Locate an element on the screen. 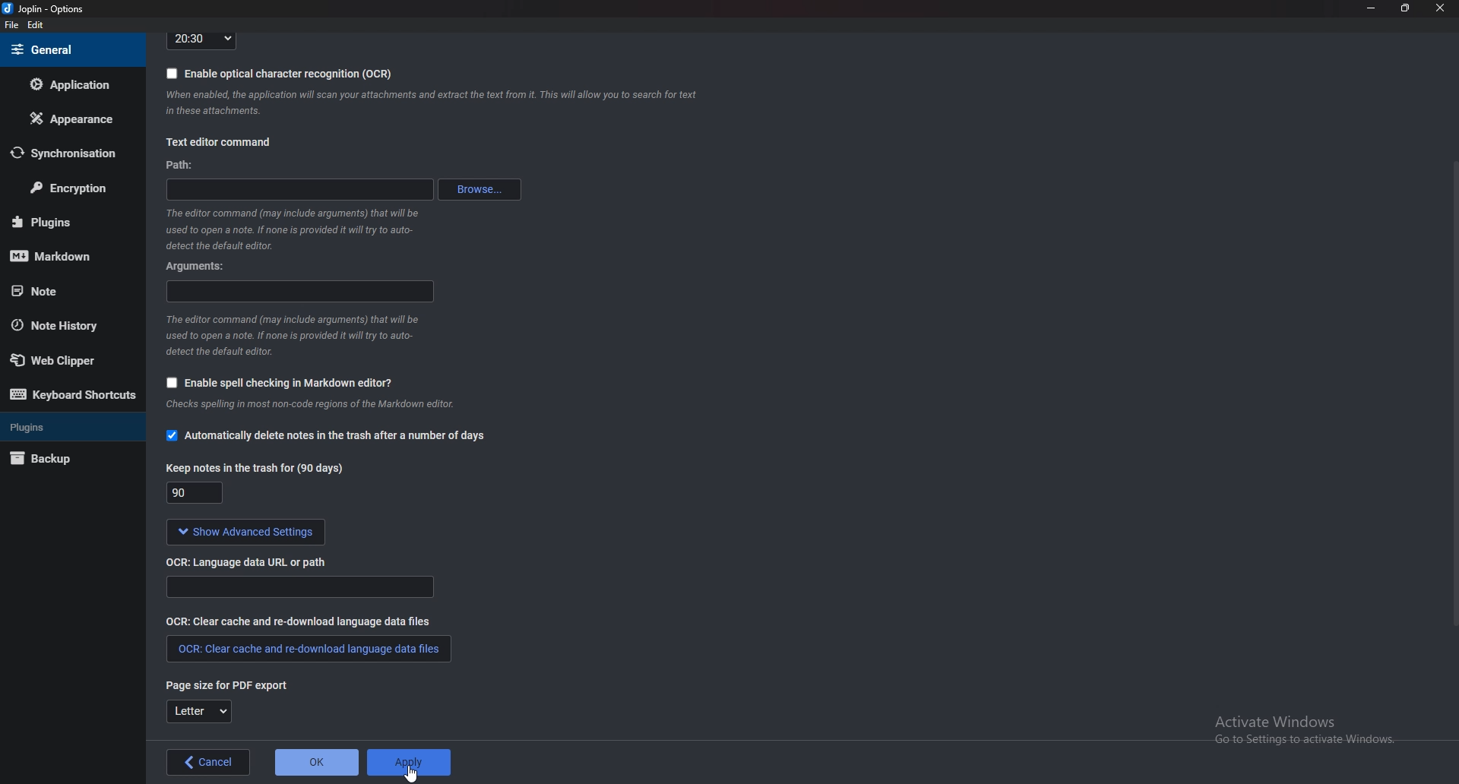  Letter is located at coordinates (199, 713).